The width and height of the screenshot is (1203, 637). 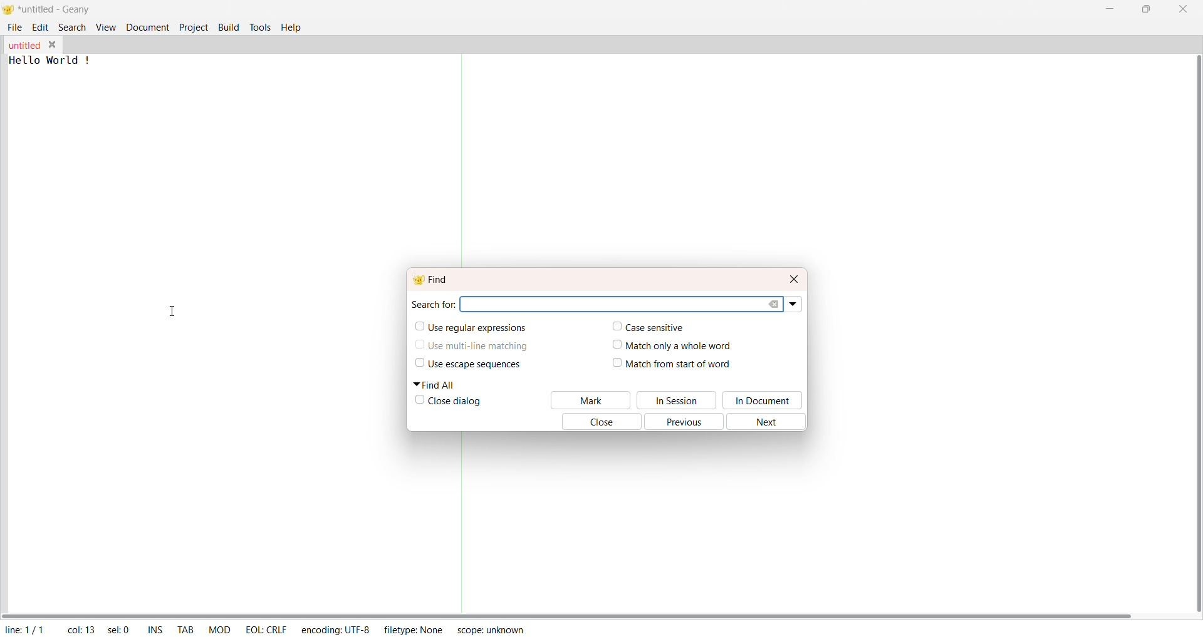 I want to click on Check box, so click(x=613, y=347).